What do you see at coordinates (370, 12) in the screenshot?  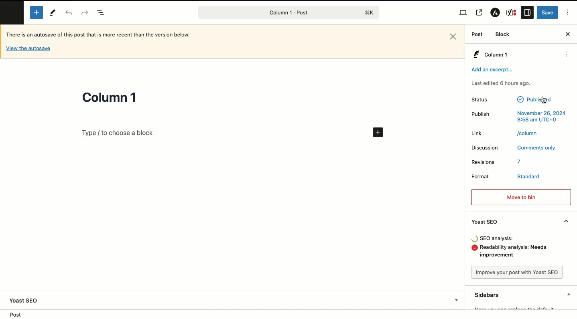 I see `command+K` at bounding box center [370, 12].